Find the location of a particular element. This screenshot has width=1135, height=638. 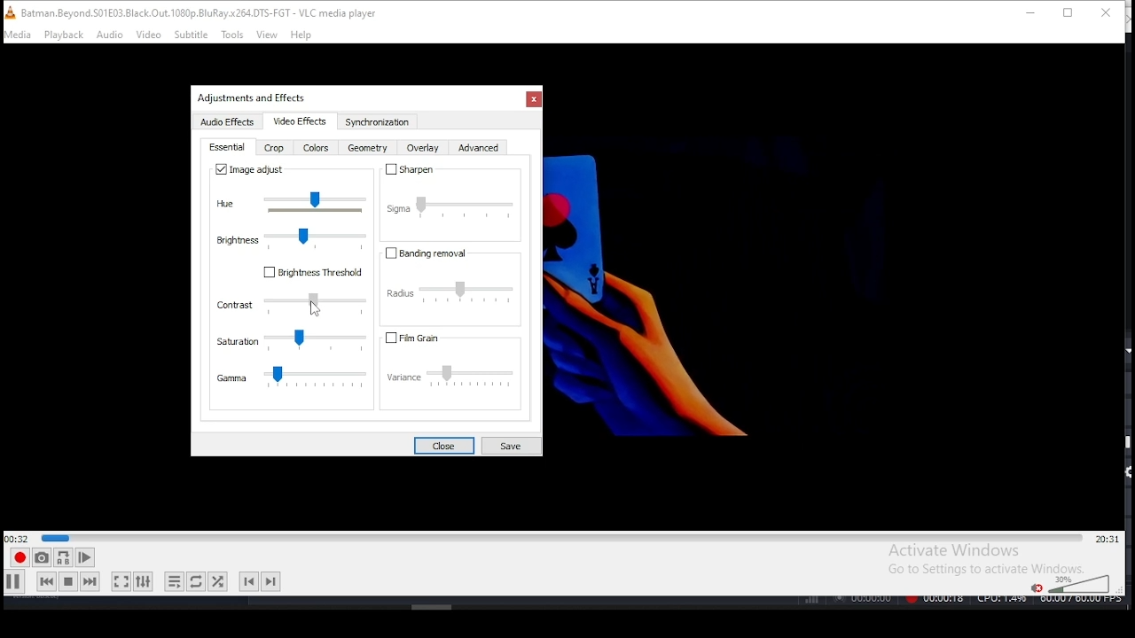

essential is located at coordinates (229, 148).